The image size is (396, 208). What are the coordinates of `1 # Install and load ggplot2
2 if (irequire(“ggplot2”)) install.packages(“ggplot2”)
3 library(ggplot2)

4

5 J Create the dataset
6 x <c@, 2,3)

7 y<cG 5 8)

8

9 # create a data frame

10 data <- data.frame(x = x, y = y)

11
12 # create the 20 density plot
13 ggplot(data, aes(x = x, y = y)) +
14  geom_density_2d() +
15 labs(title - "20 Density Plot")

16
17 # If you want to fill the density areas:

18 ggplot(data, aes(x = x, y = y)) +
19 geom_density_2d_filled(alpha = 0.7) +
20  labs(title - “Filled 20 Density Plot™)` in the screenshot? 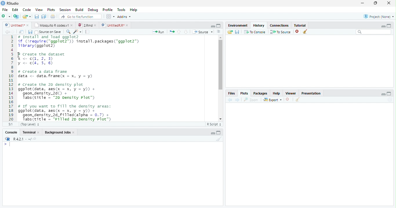 It's located at (105, 78).